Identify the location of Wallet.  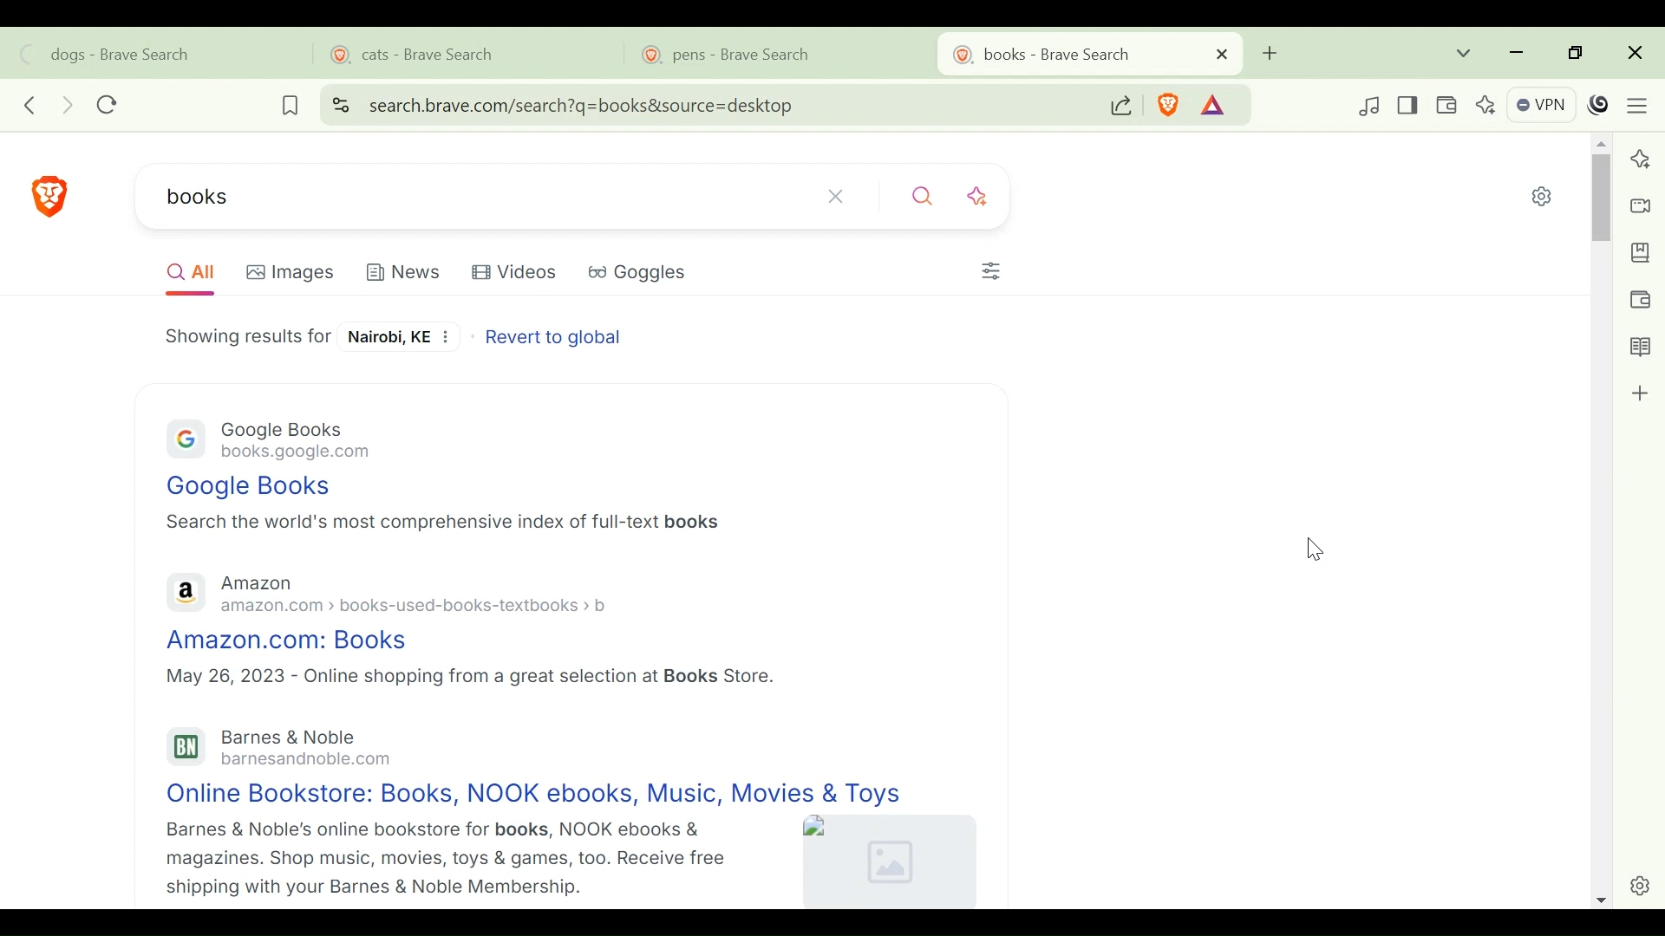
(1642, 298).